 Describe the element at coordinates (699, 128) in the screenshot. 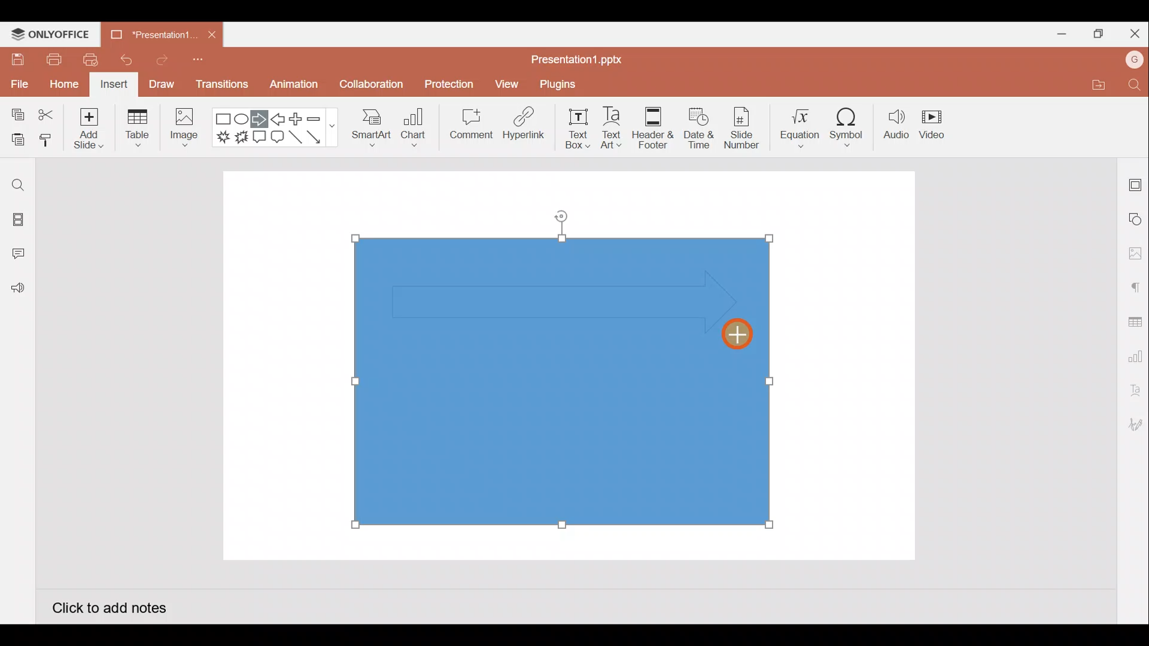

I see `Date & time` at that location.